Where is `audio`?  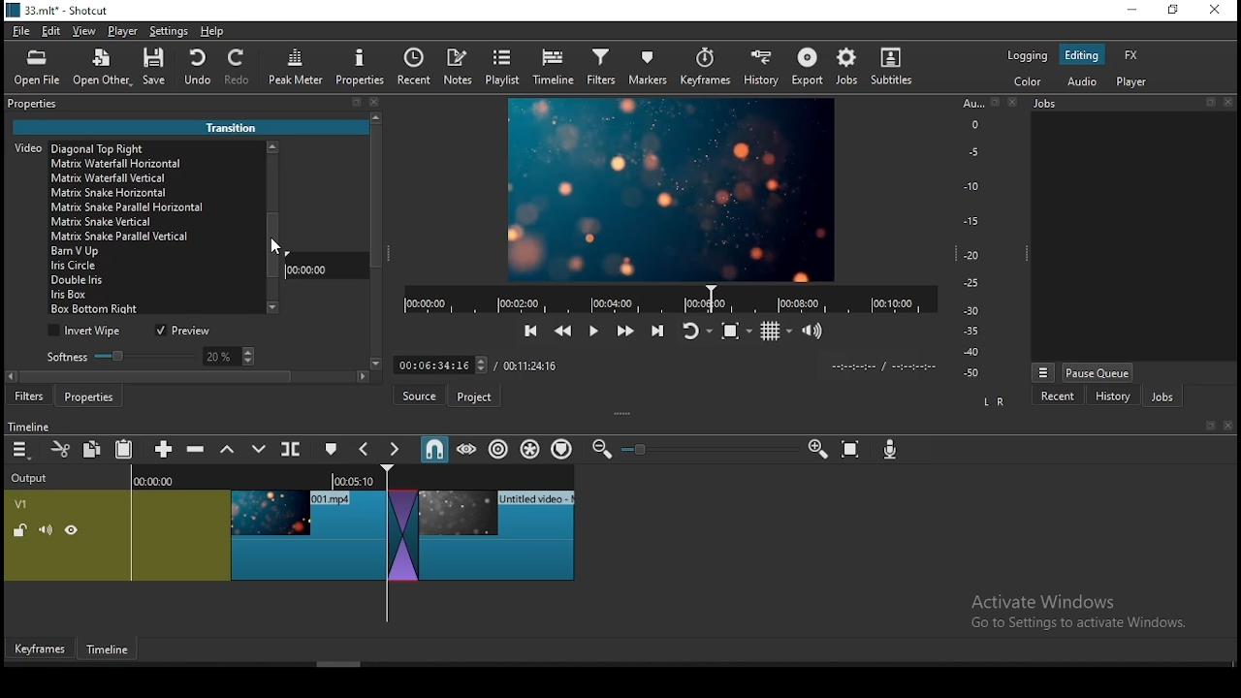 audio is located at coordinates (1083, 81).